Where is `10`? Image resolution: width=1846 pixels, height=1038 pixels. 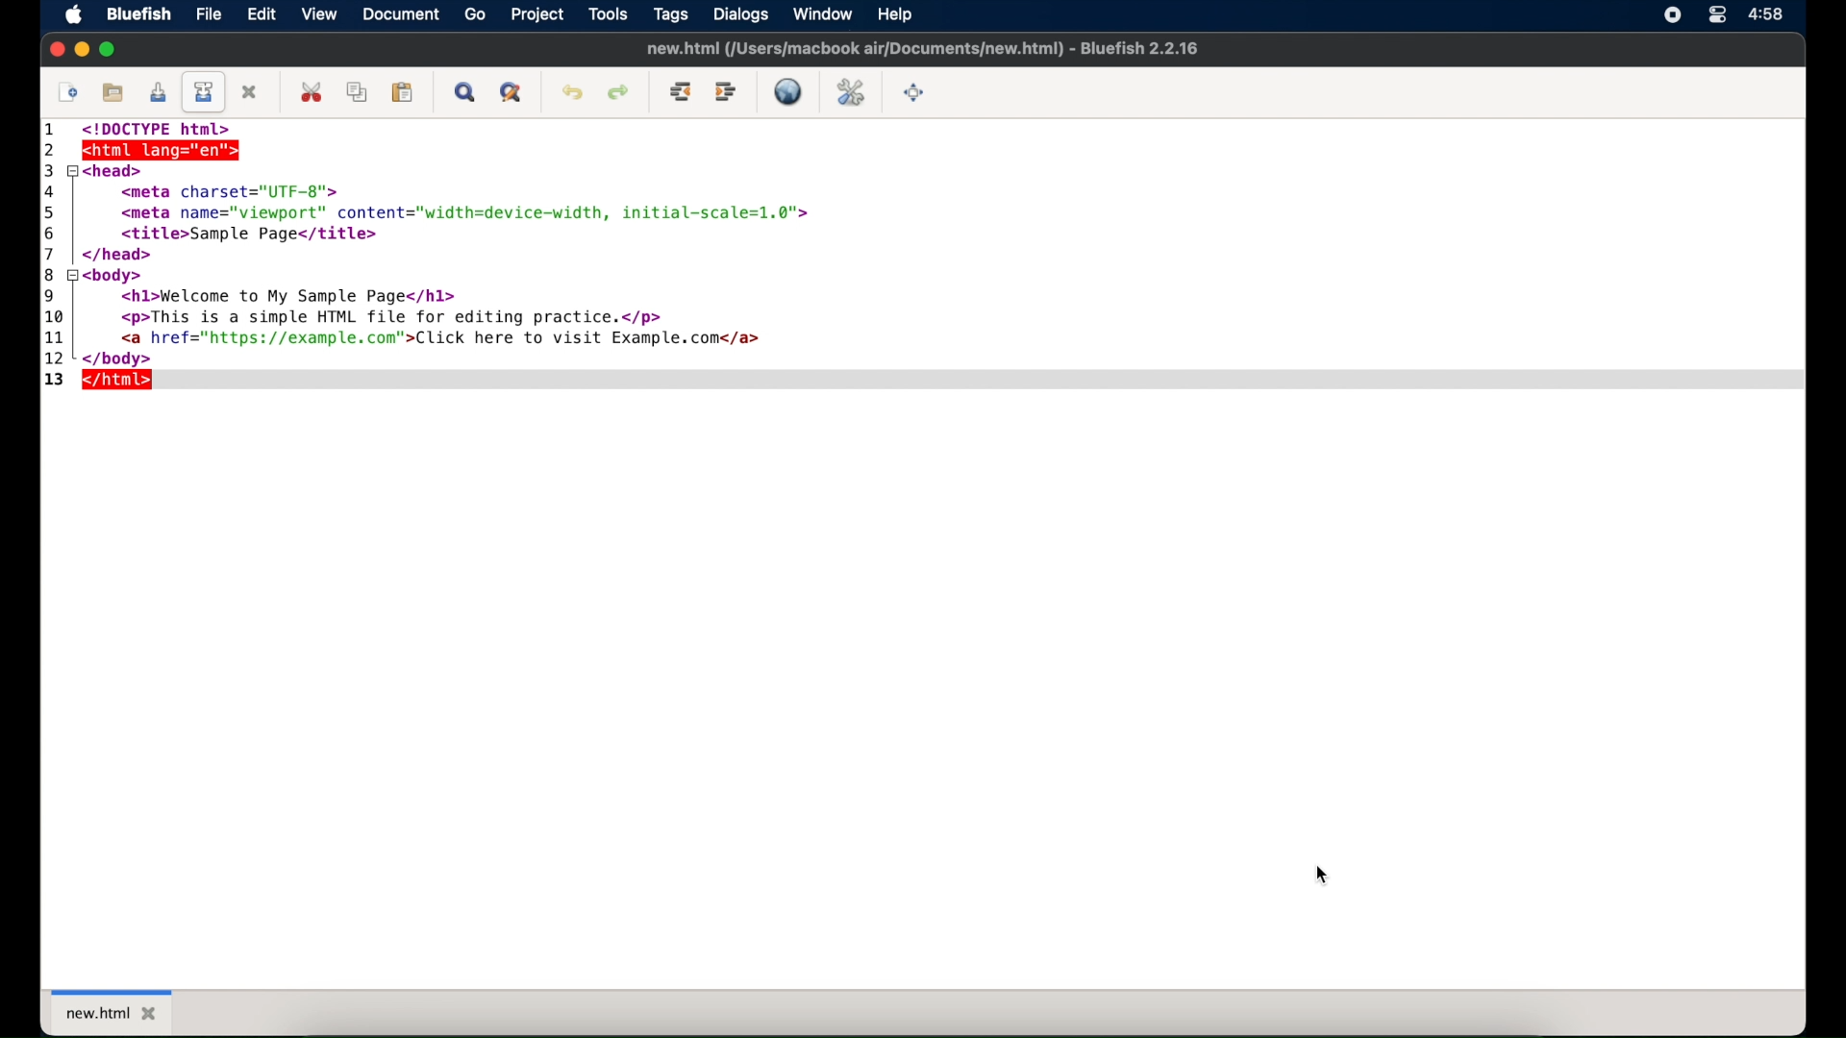 10 is located at coordinates (55, 317).